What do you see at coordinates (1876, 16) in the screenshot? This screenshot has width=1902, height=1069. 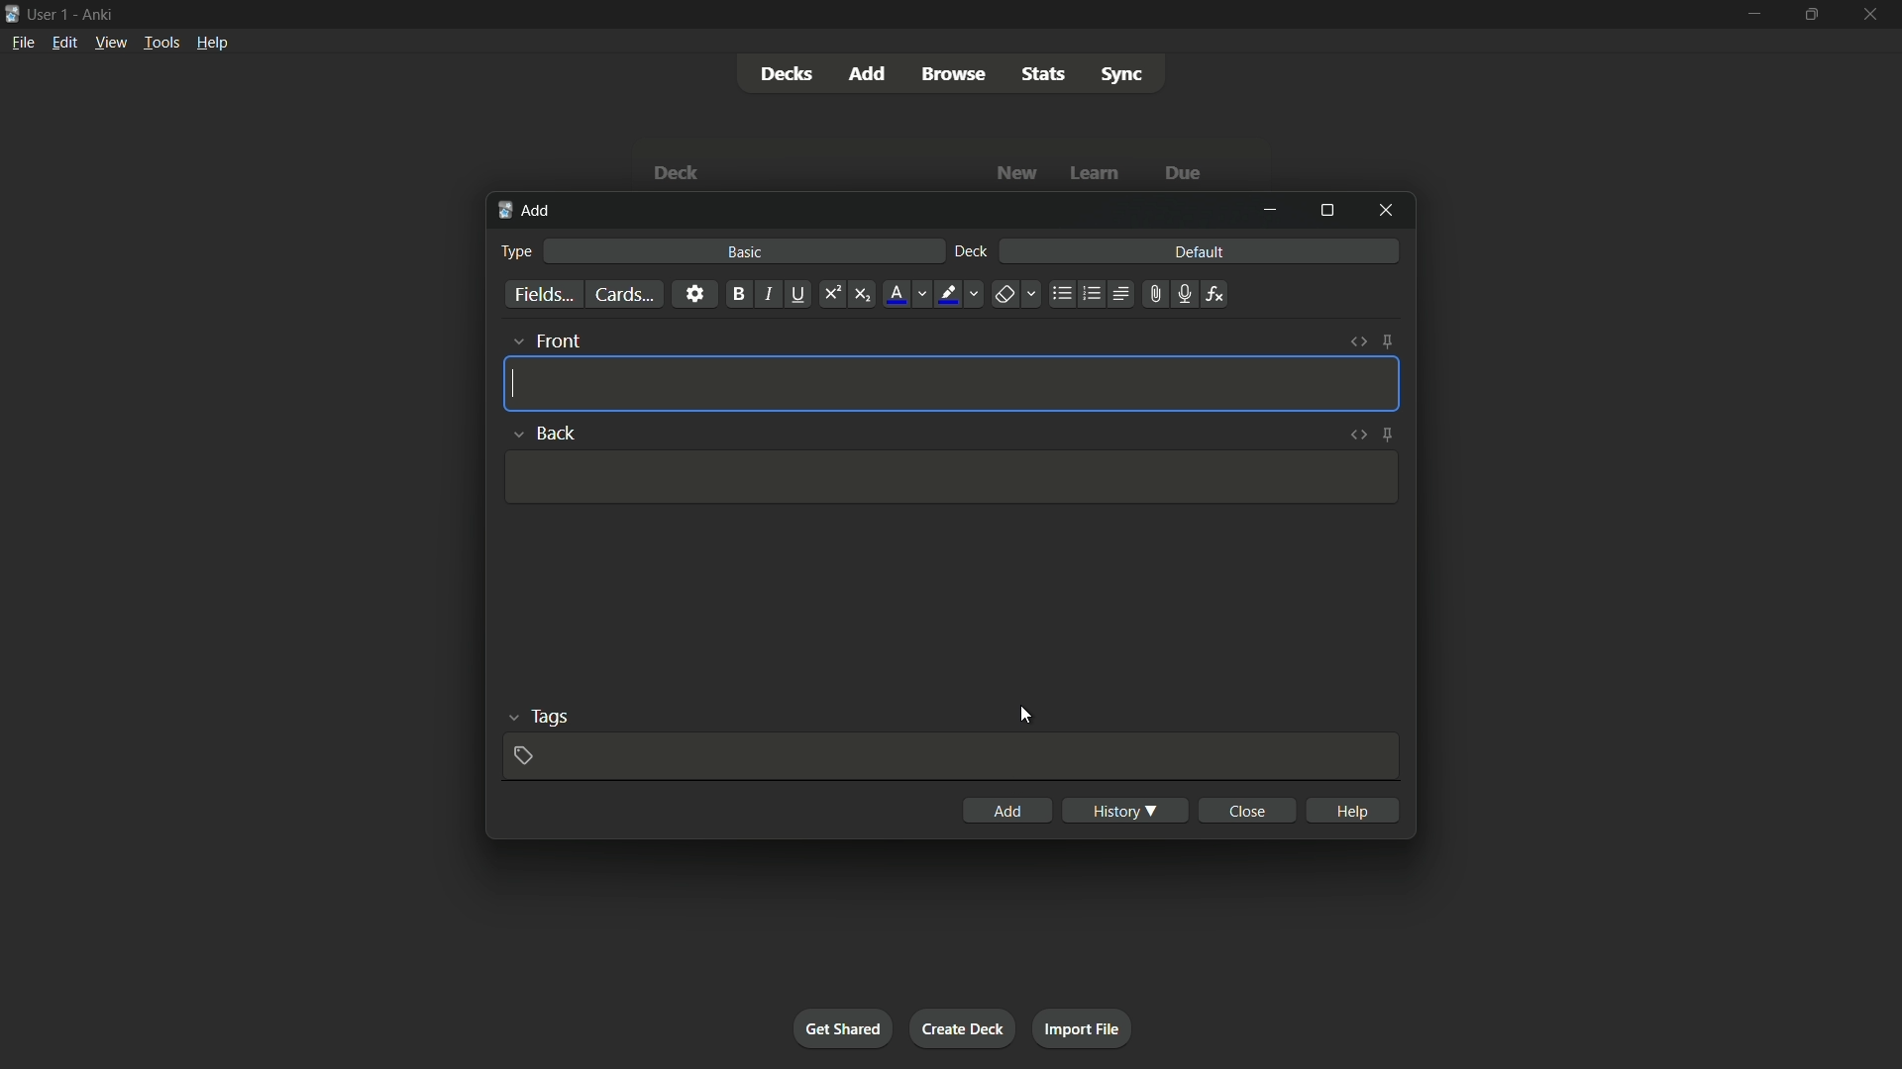 I see `close app` at bounding box center [1876, 16].